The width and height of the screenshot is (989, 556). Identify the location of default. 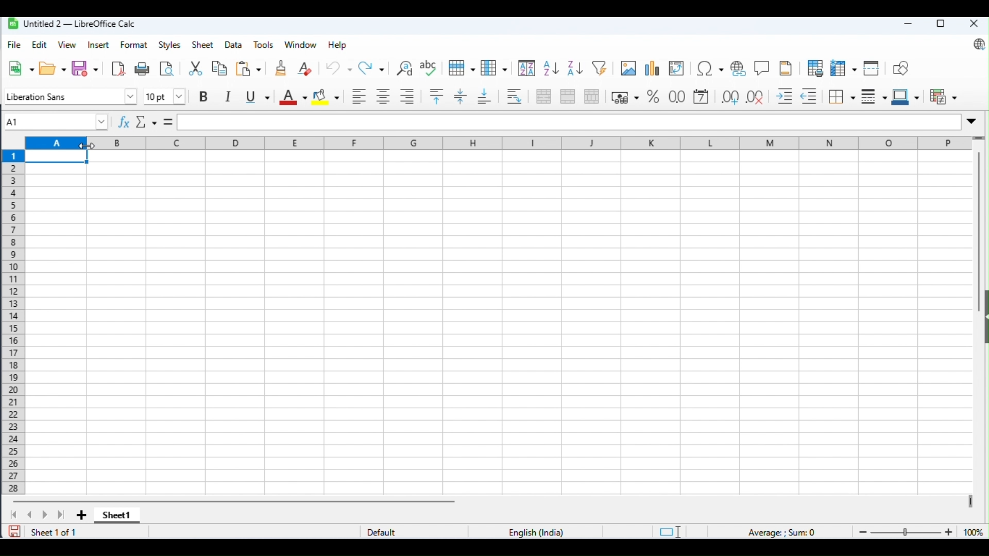
(386, 532).